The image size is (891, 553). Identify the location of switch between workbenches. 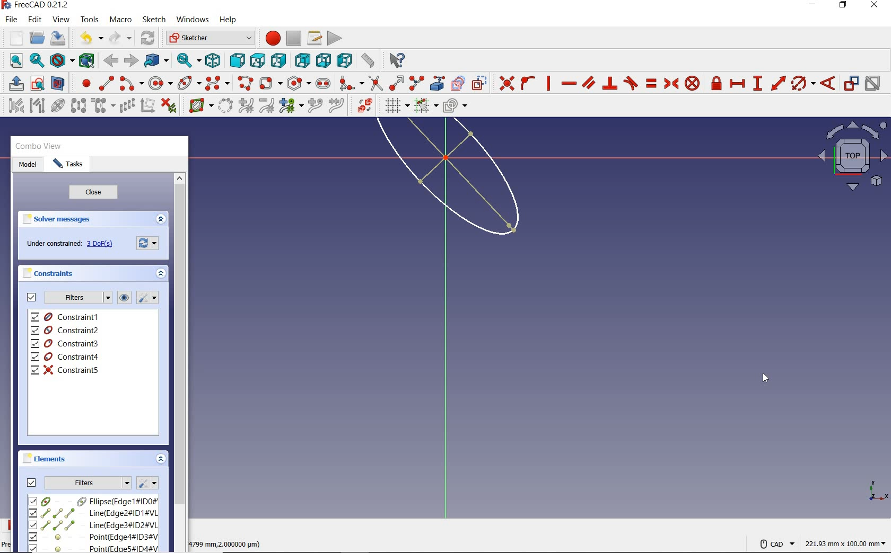
(210, 38).